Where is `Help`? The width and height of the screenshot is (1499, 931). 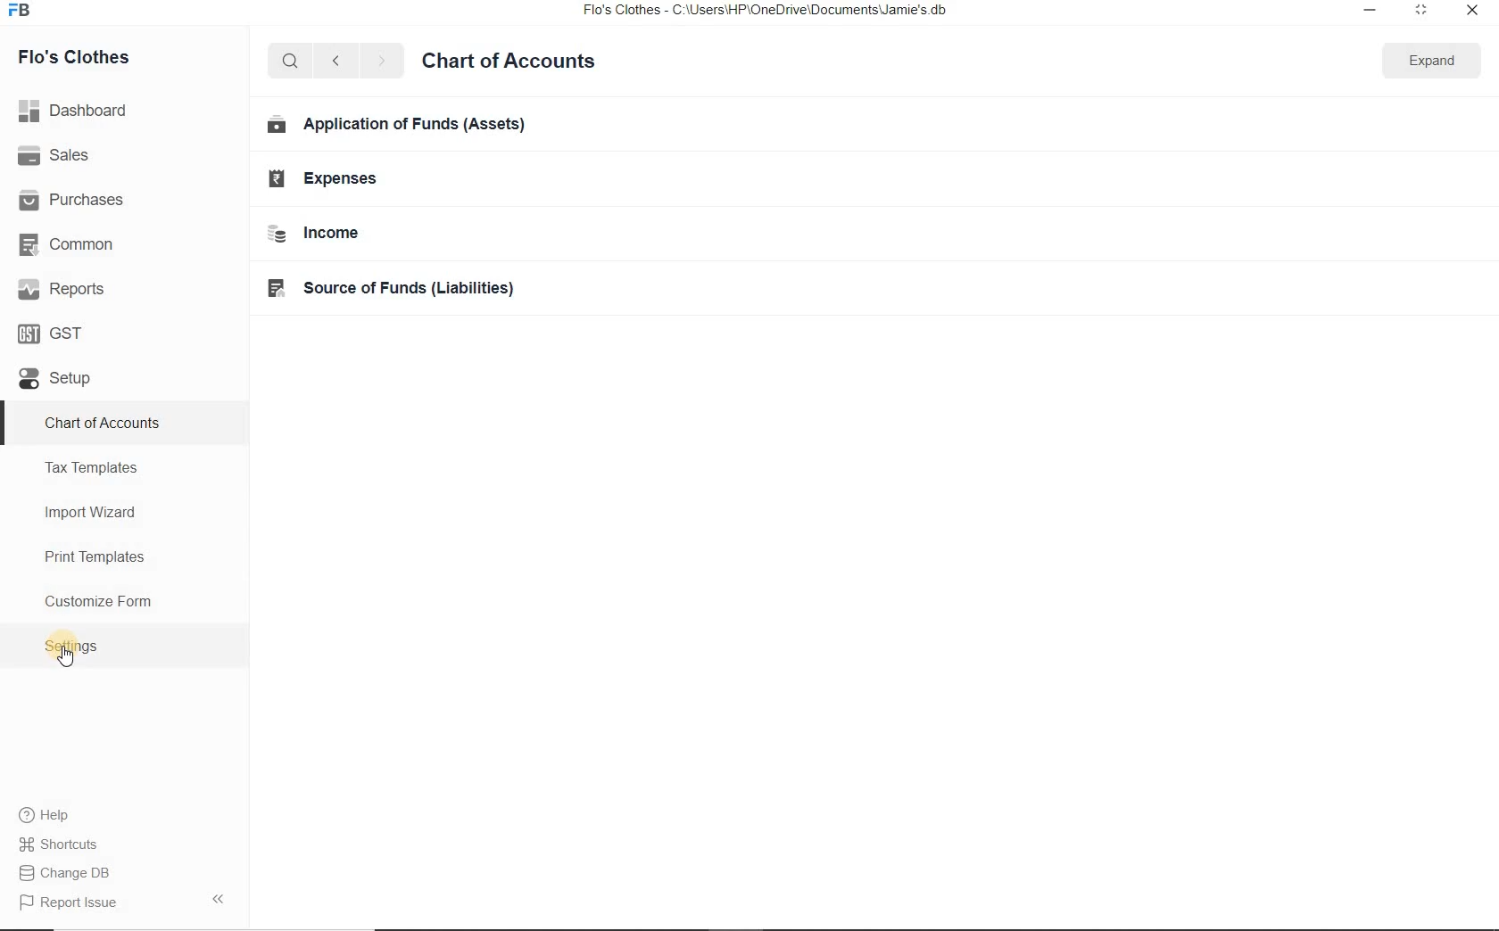
Help is located at coordinates (50, 815).